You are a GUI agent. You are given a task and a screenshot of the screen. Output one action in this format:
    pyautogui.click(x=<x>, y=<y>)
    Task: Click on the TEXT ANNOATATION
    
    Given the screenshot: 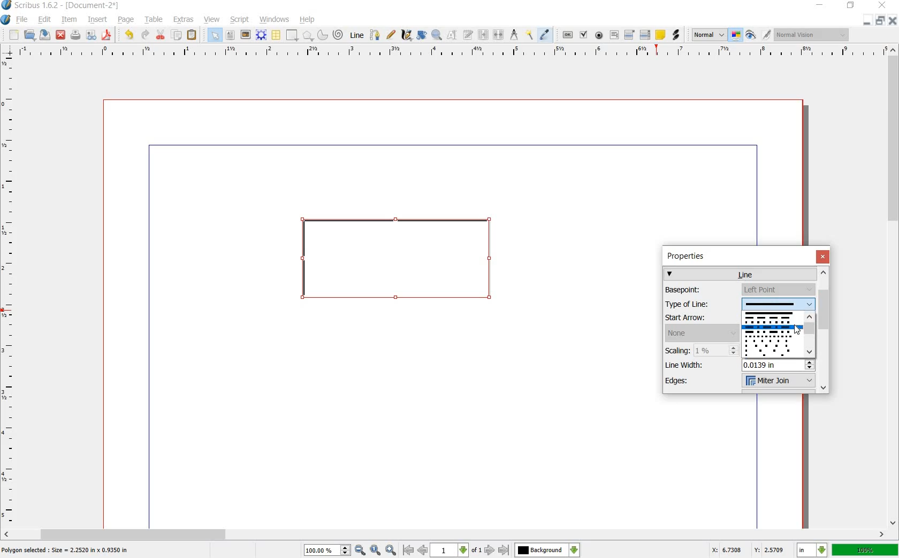 What is the action you would take?
    pyautogui.click(x=660, y=35)
    